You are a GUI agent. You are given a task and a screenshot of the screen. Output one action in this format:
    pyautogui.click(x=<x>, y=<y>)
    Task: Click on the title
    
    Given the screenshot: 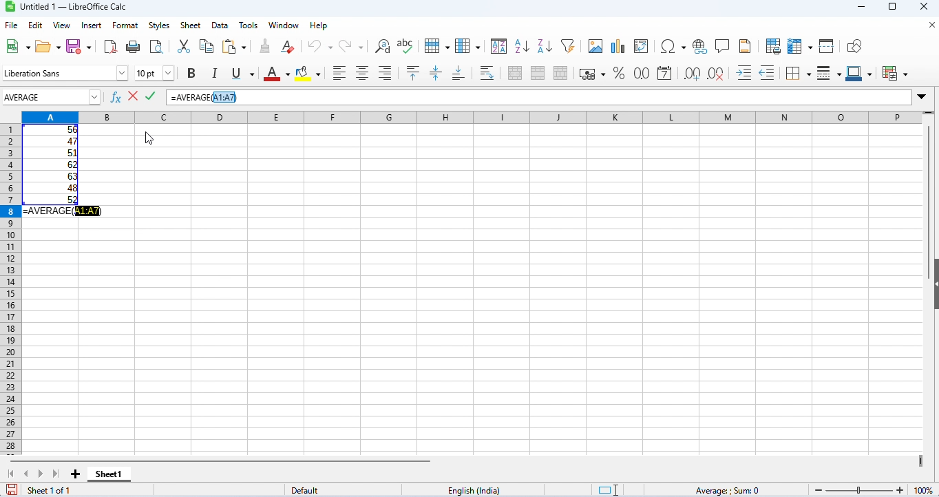 What is the action you would take?
    pyautogui.click(x=70, y=7)
    